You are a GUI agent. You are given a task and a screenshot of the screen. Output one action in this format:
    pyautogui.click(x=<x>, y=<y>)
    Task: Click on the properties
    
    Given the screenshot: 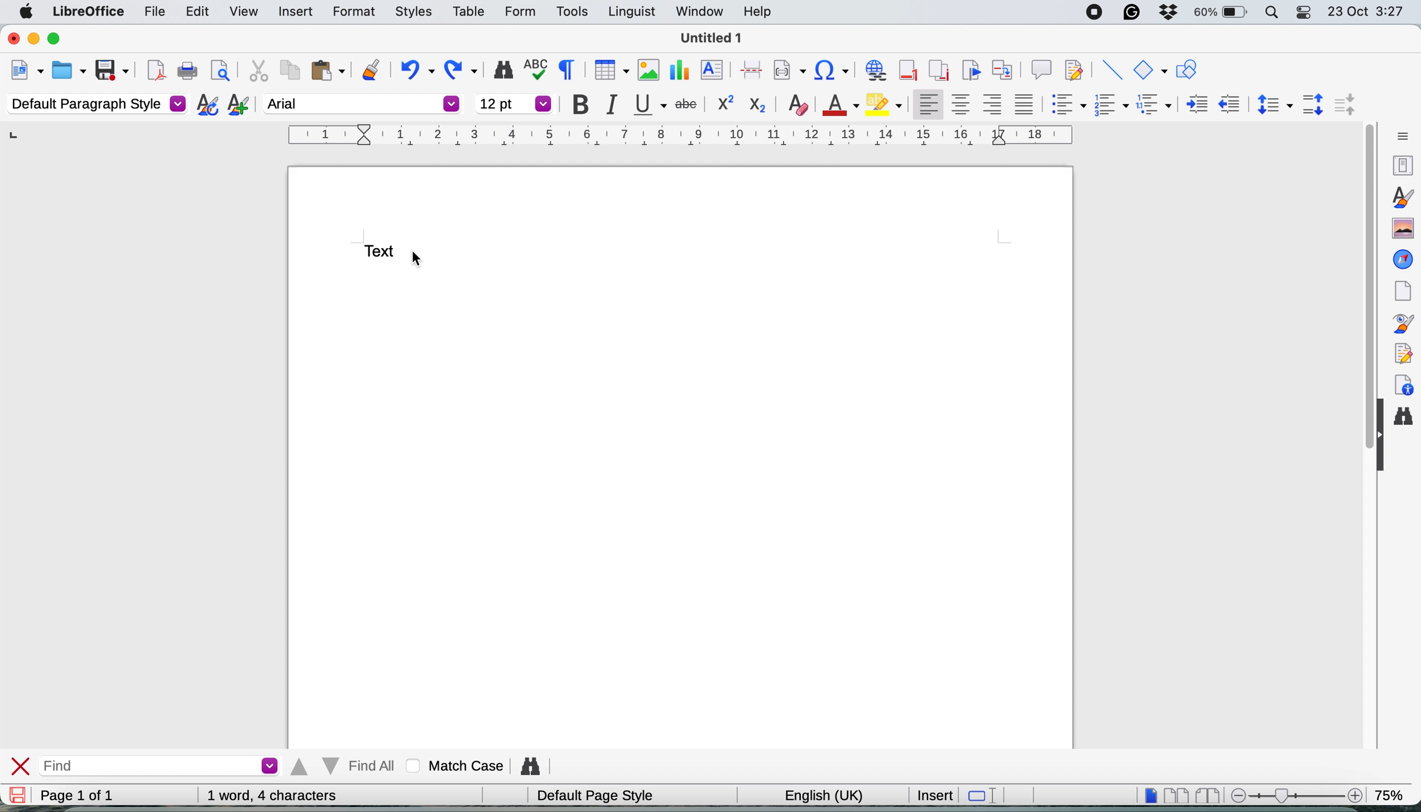 What is the action you would take?
    pyautogui.click(x=1402, y=166)
    